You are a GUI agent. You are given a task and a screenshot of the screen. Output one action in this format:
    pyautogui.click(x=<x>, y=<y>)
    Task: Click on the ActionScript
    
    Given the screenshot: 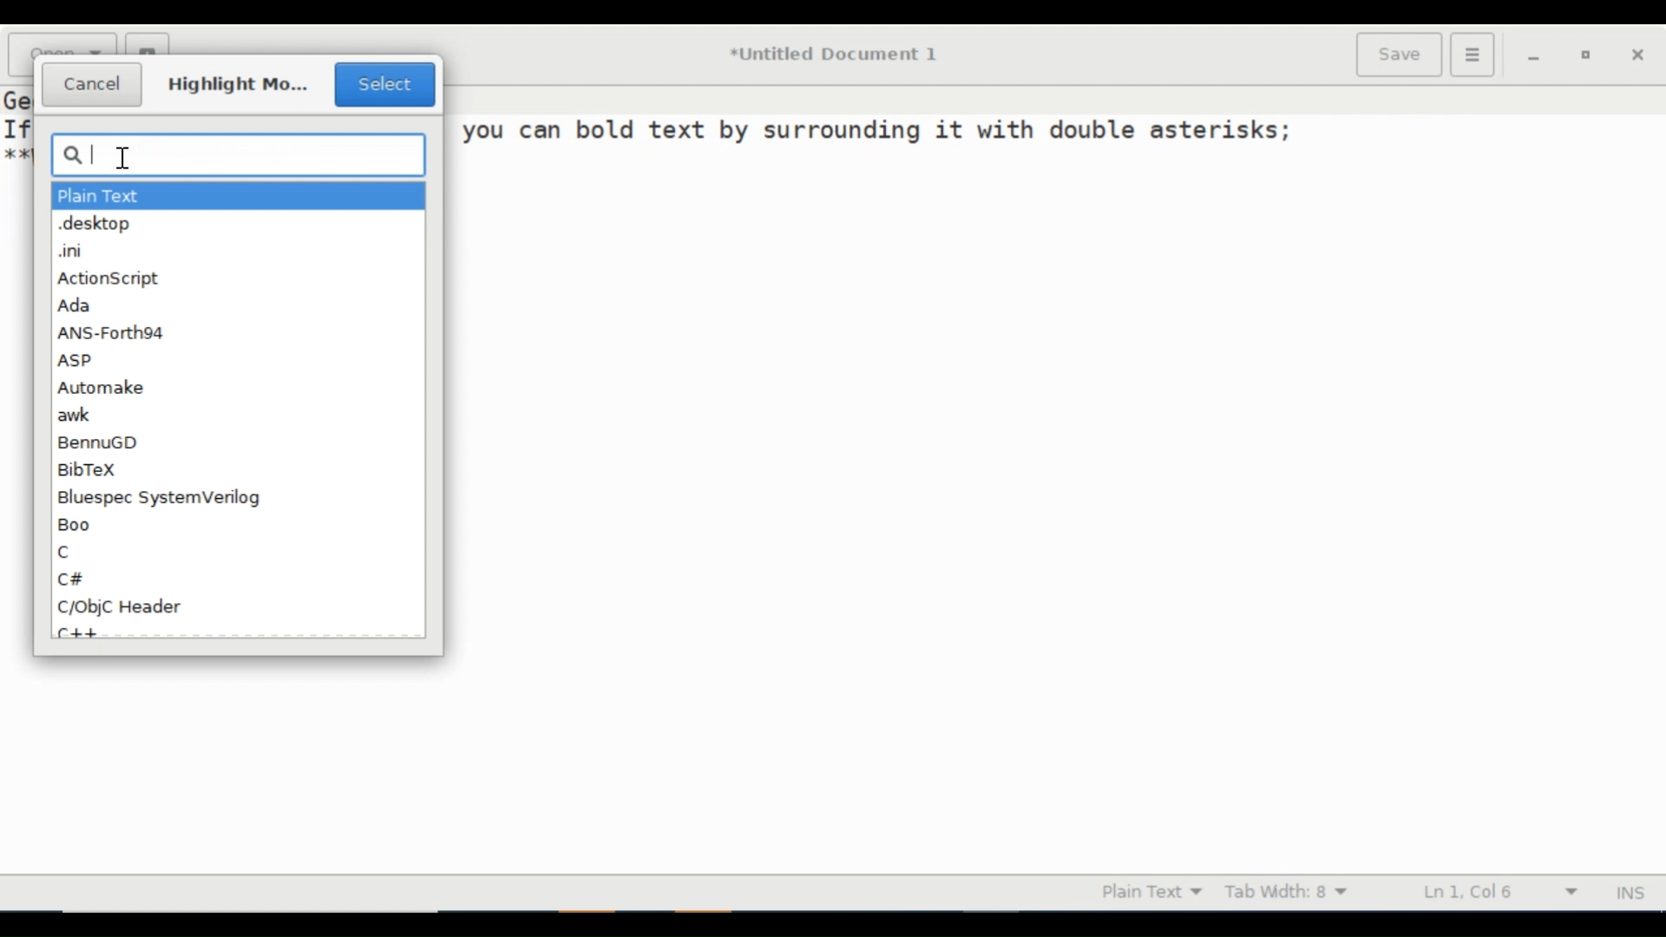 What is the action you would take?
    pyautogui.click(x=108, y=278)
    